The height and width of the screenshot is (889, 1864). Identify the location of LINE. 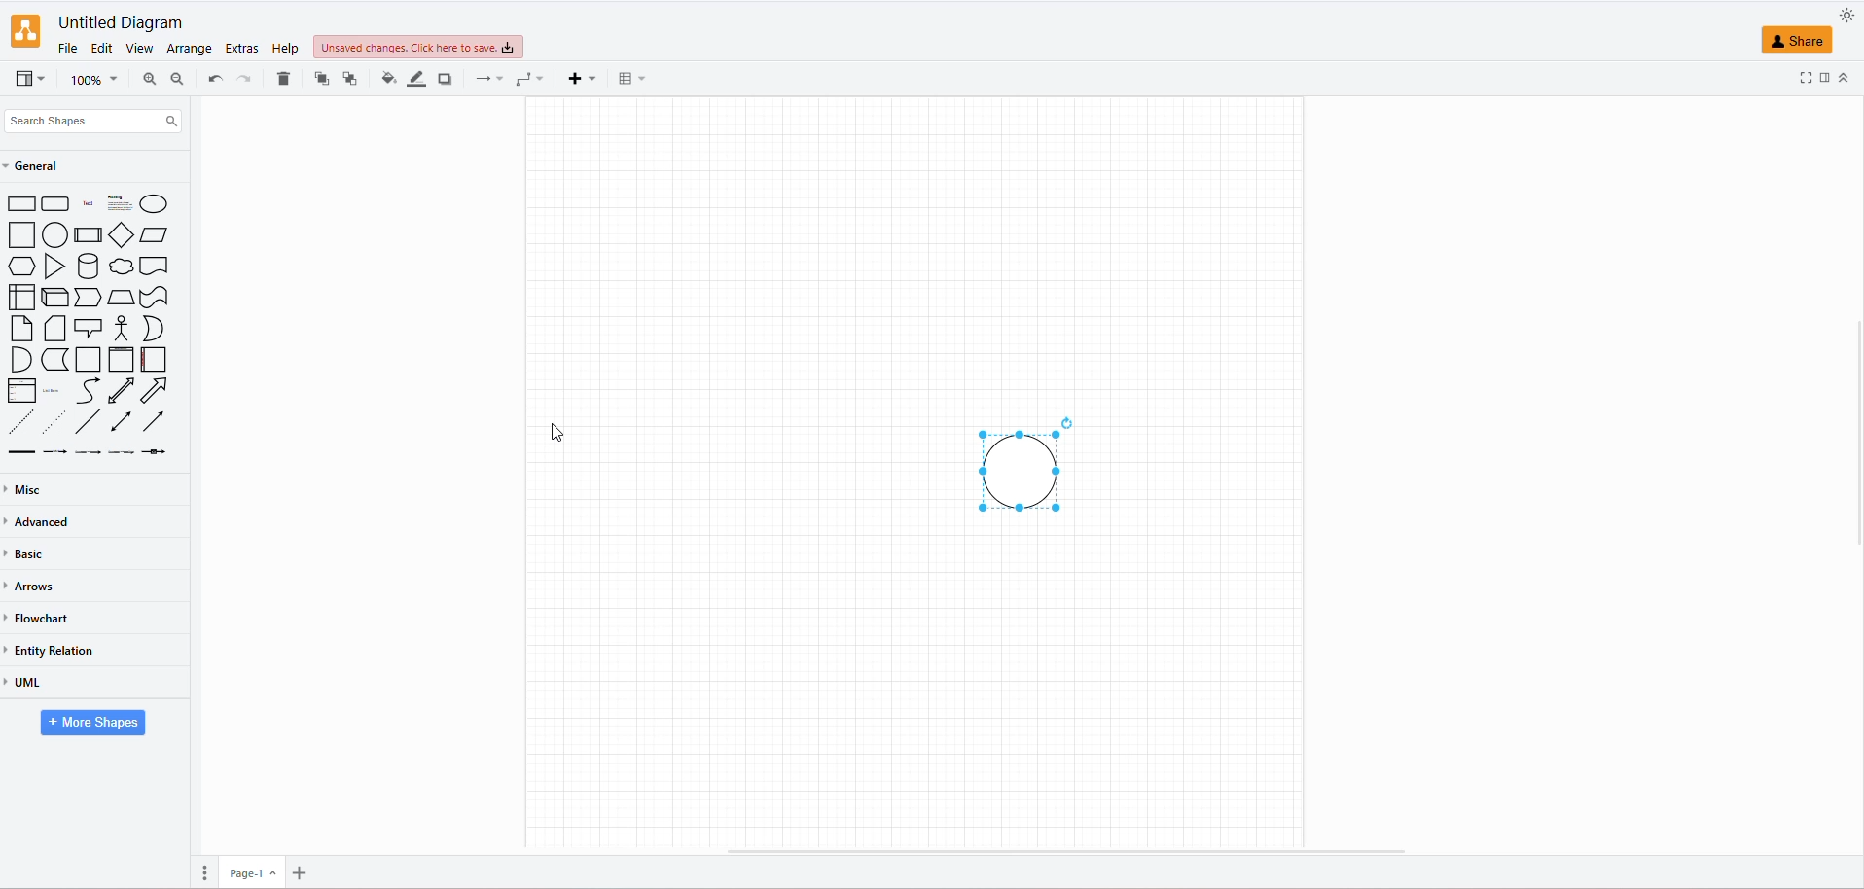
(84, 420).